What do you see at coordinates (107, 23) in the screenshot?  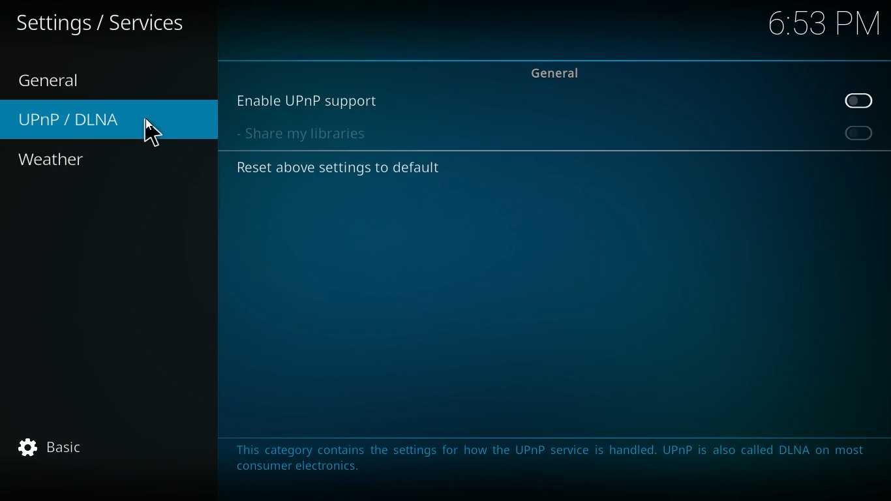 I see `Settings / Services` at bounding box center [107, 23].